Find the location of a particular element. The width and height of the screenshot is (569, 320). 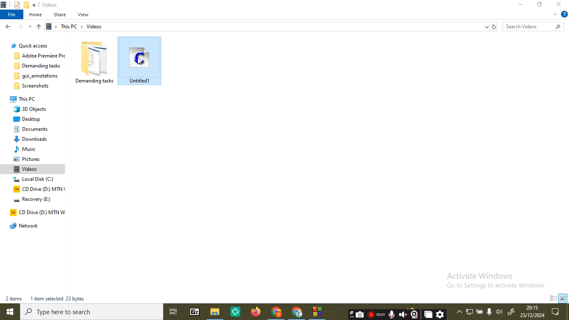

folder is located at coordinates (33, 139).